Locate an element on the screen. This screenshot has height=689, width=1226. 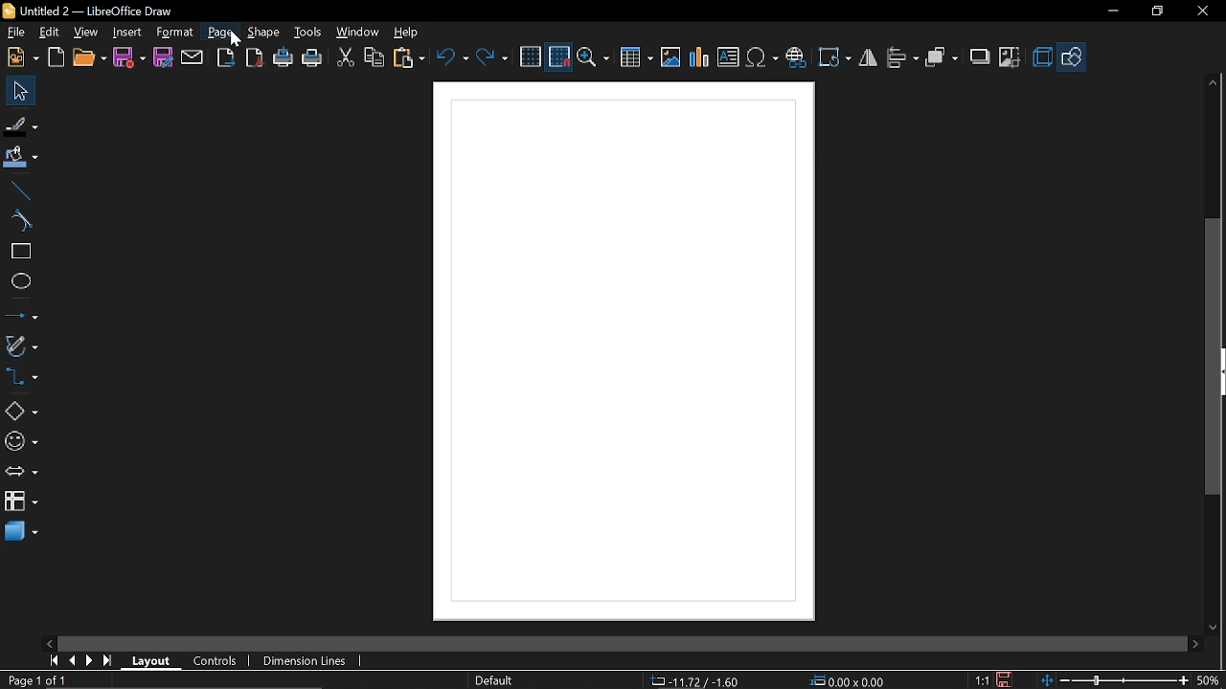
Select is located at coordinates (21, 91).